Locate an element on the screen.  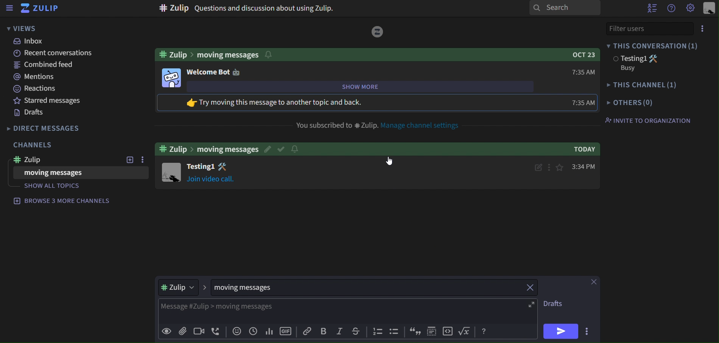
filter users is located at coordinates (655, 28).